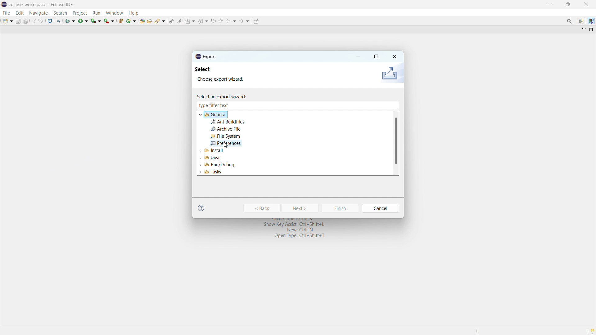 The height and width of the screenshot is (335, 596). I want to click on export dialogbox, so click(206, 56).